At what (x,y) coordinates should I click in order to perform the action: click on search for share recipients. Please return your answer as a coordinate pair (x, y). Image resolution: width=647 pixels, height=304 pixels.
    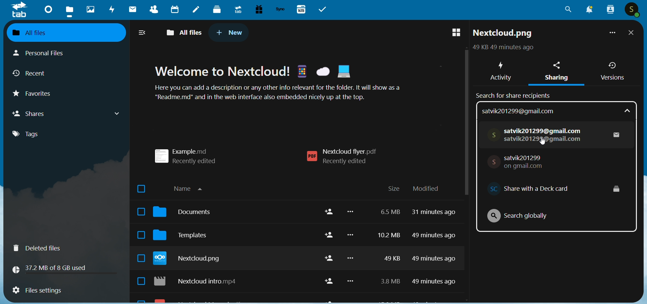
    Looking at the image, I should click on (516, 94).